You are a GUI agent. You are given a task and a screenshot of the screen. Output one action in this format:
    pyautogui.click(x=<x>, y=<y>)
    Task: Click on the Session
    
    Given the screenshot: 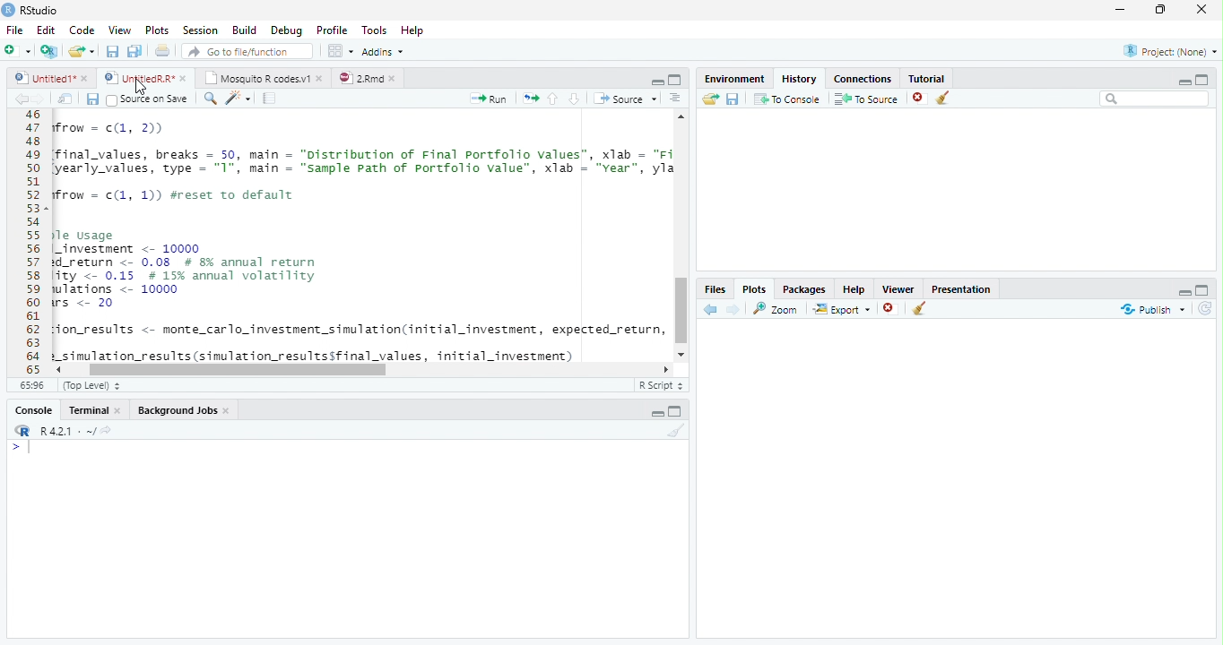 What is the action you would take?
    pyautogui.click(x=199, y=30)
    